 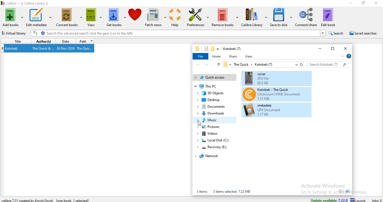 I want to click on help, so click(x=349, y=56).